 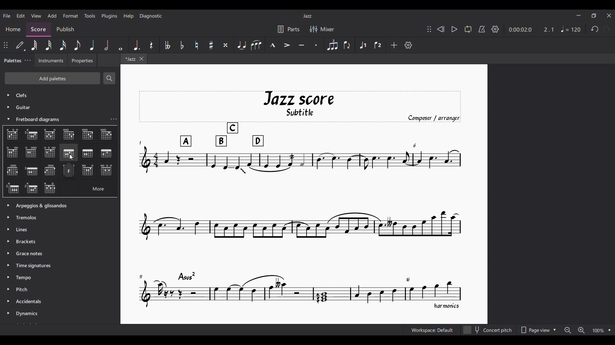 I want to click on Tuplet, so click(x=332, y=45).